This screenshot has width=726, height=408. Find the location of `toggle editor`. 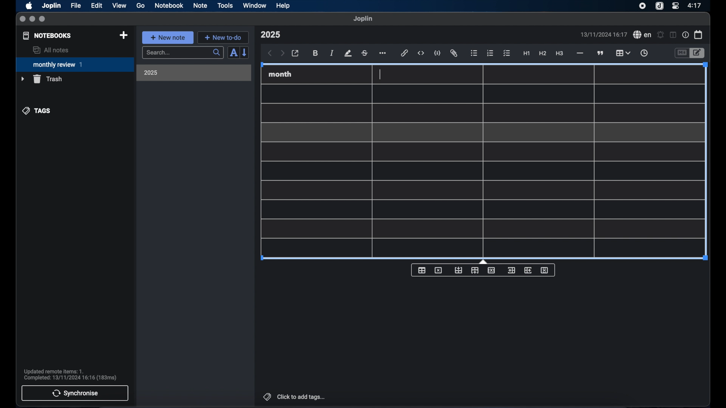

toggle editor is located at coordinates (698, 53).